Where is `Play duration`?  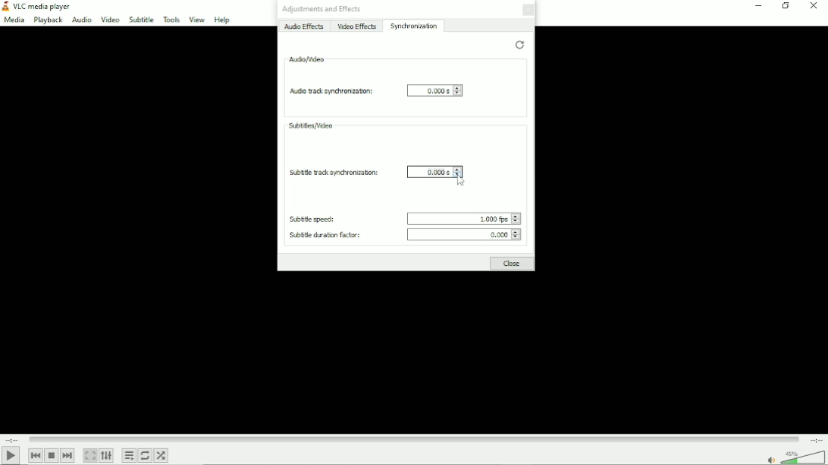 Play duration is located at coordinates (413, 438).